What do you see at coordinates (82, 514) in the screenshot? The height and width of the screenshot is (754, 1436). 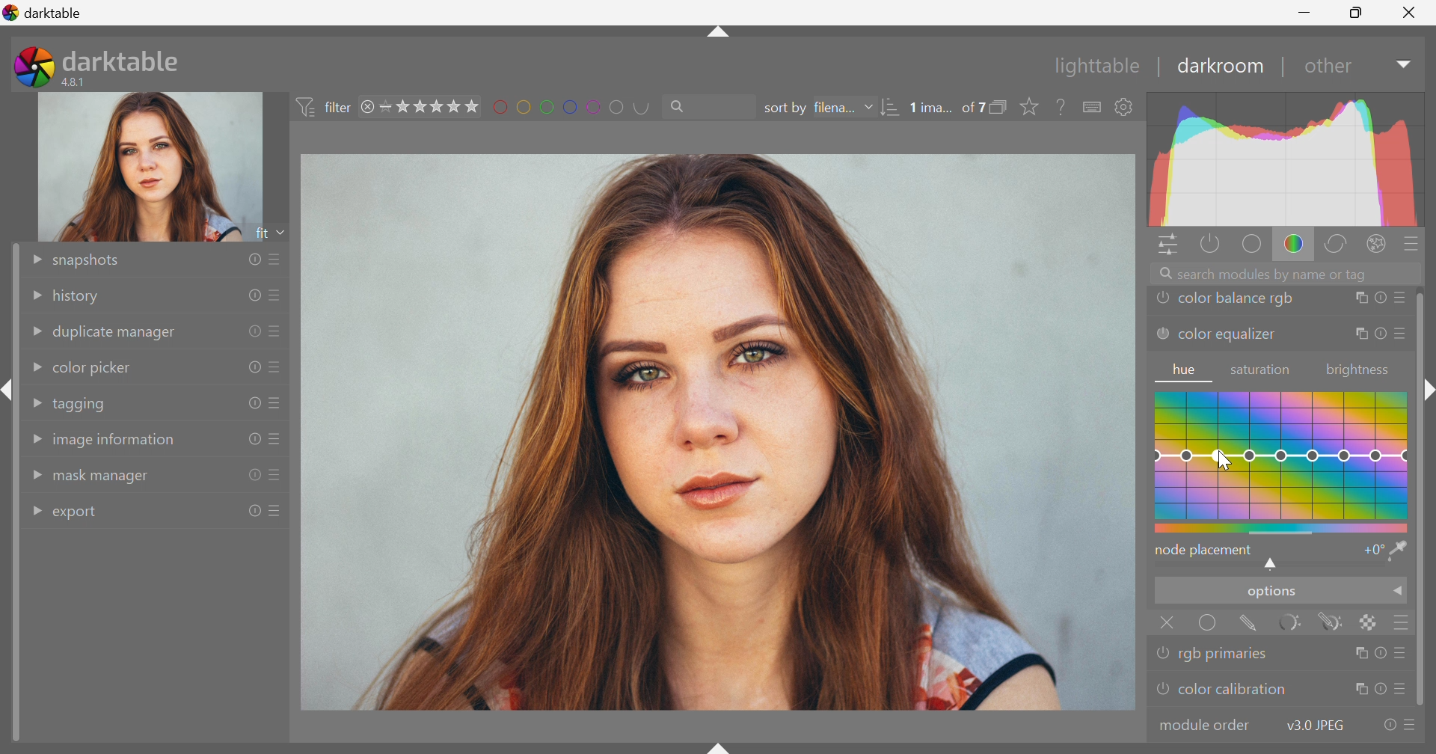 I see `export` at bounding box center [82, 514].